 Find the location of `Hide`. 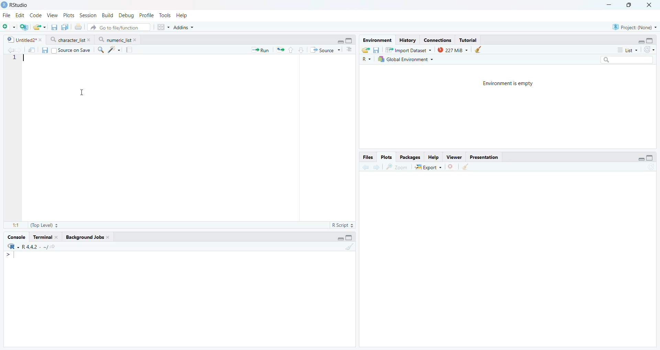

Hide is located at coordinates (340, 41).